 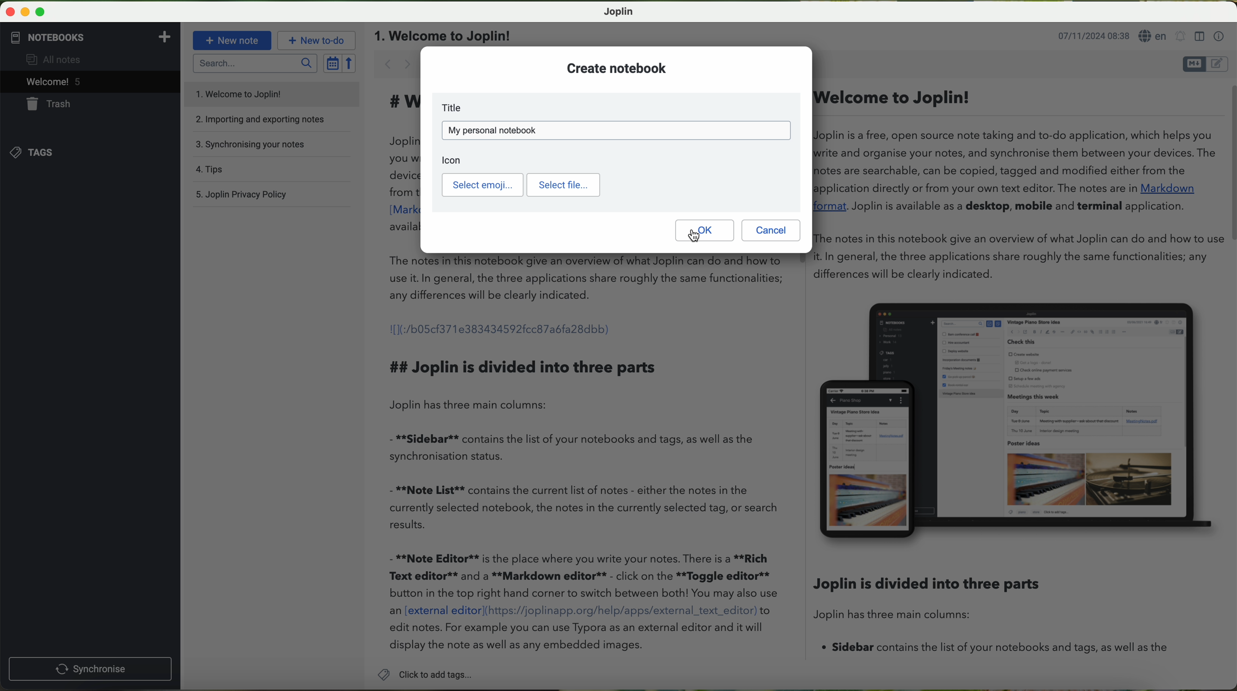 I want to click on name file, so click(x=444, y=35).